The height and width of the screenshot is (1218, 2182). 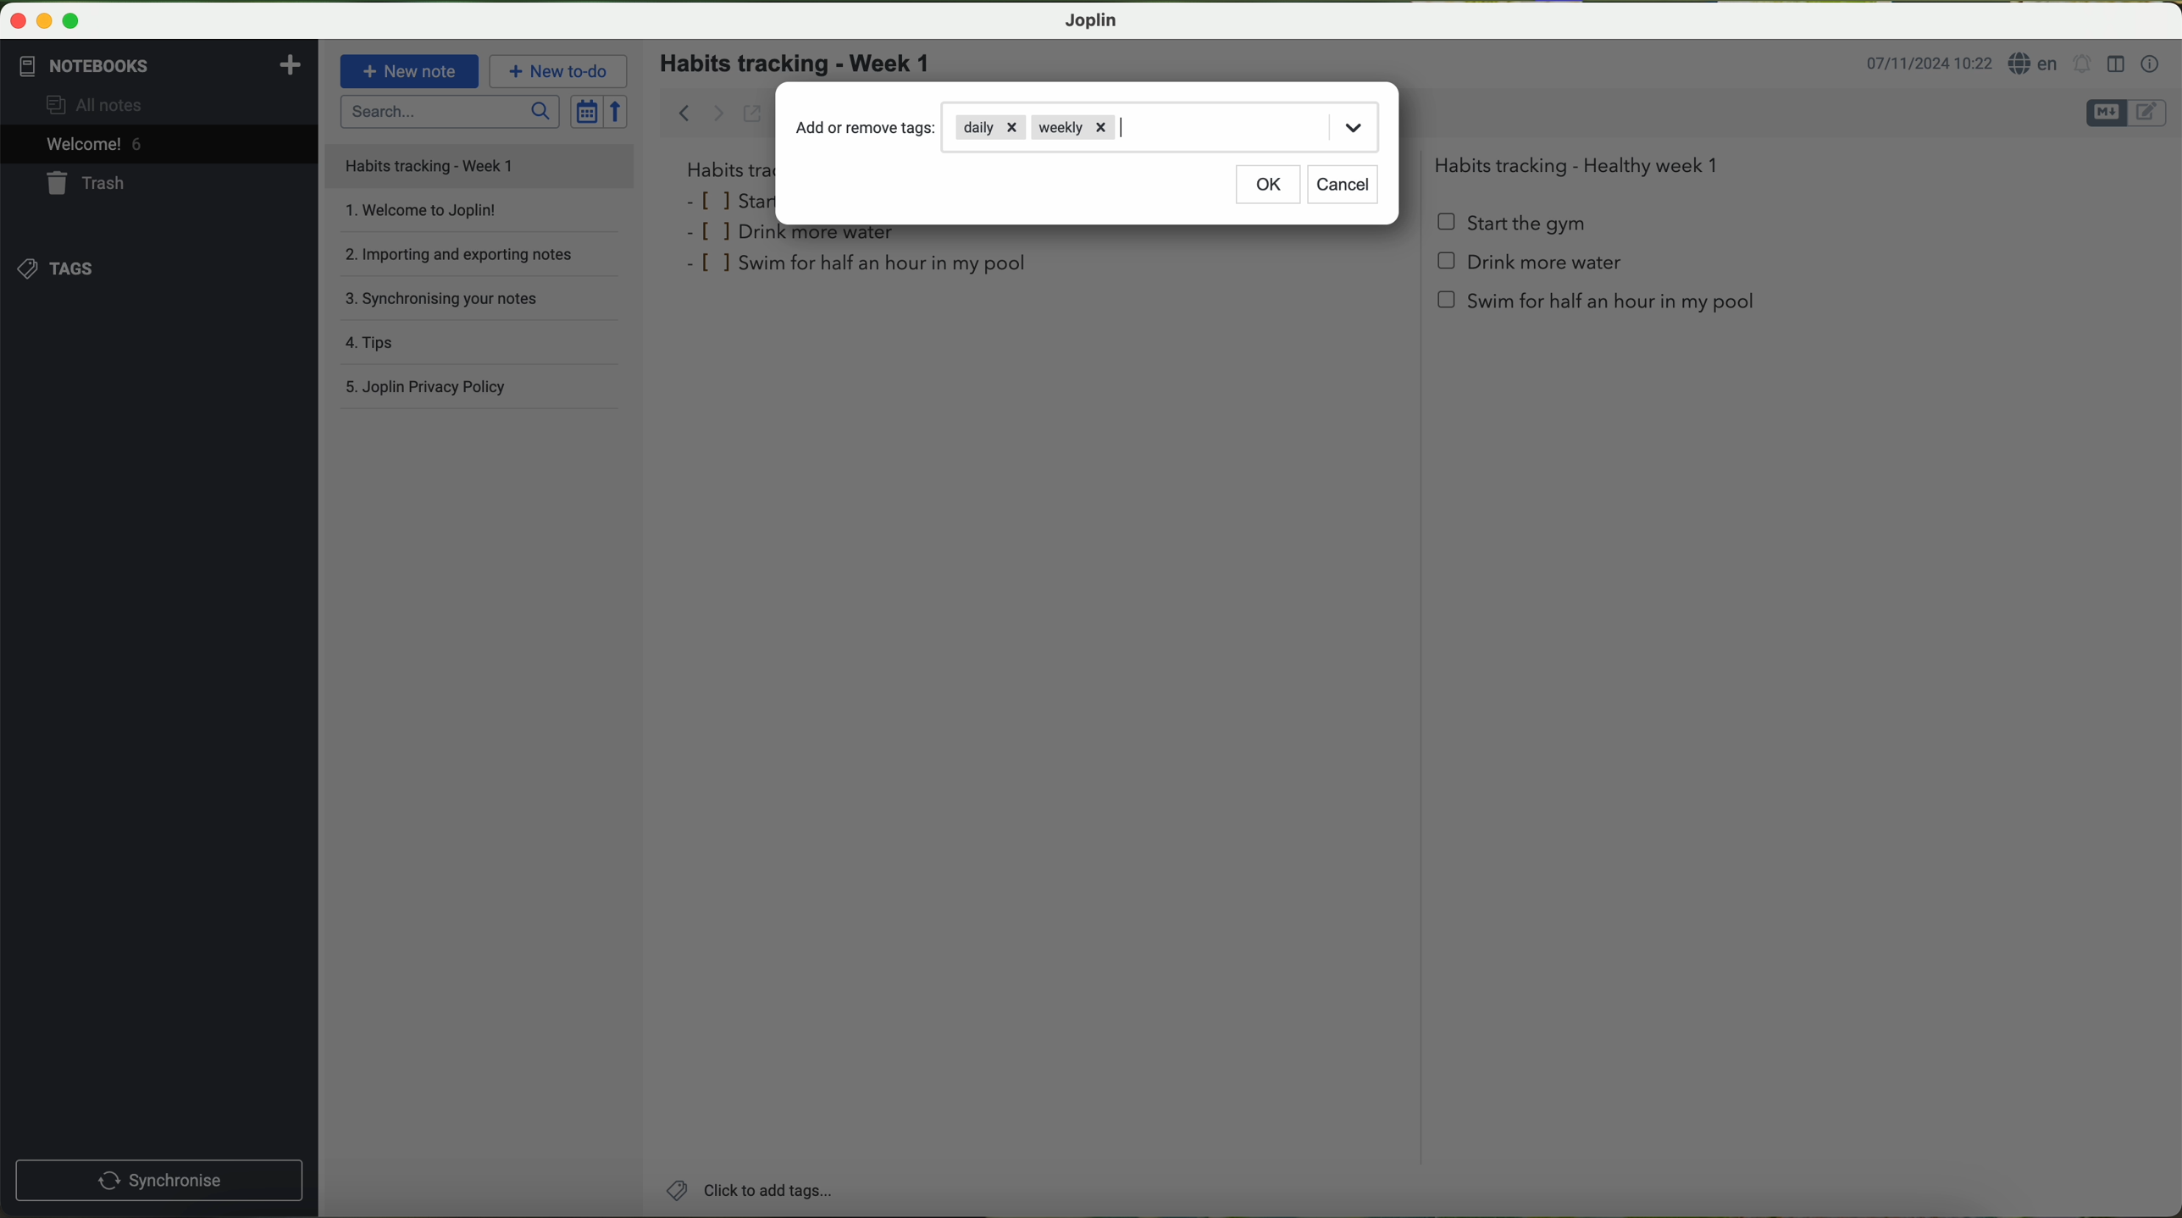 I want to click on synchronising your notes, so click(x=486, y=304).